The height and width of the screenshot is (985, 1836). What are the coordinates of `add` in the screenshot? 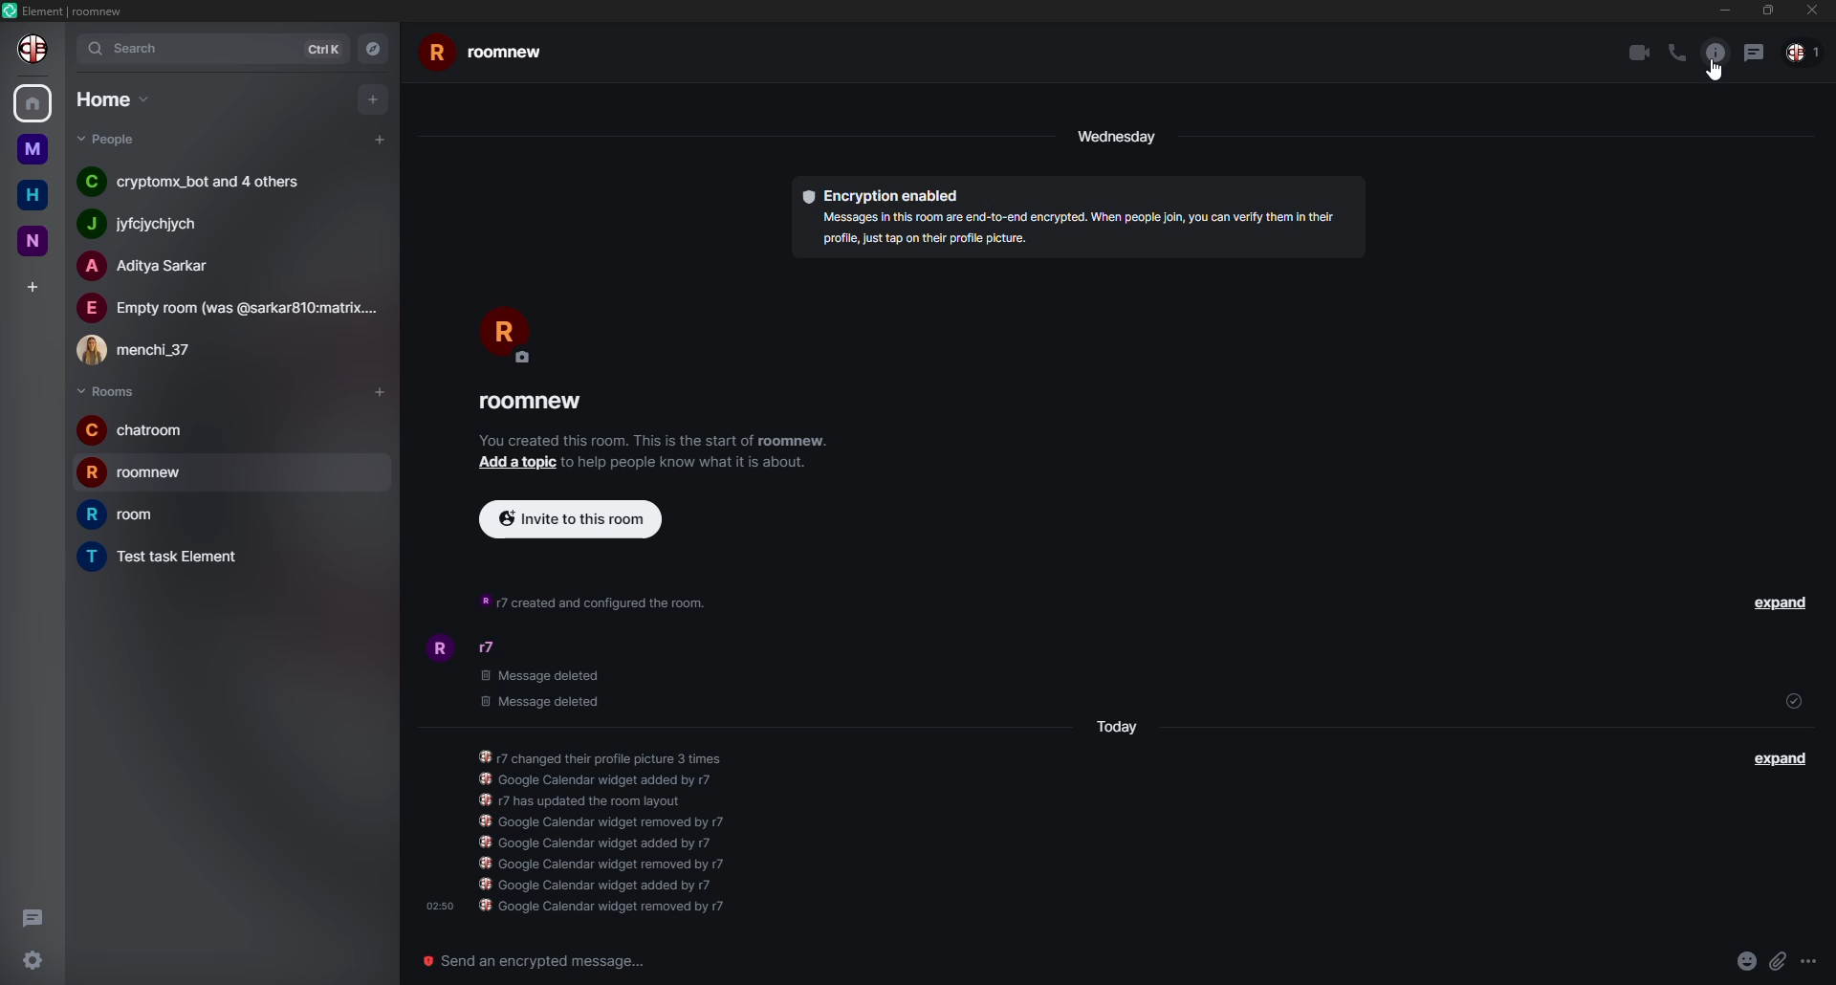 It's located at (514, 462).